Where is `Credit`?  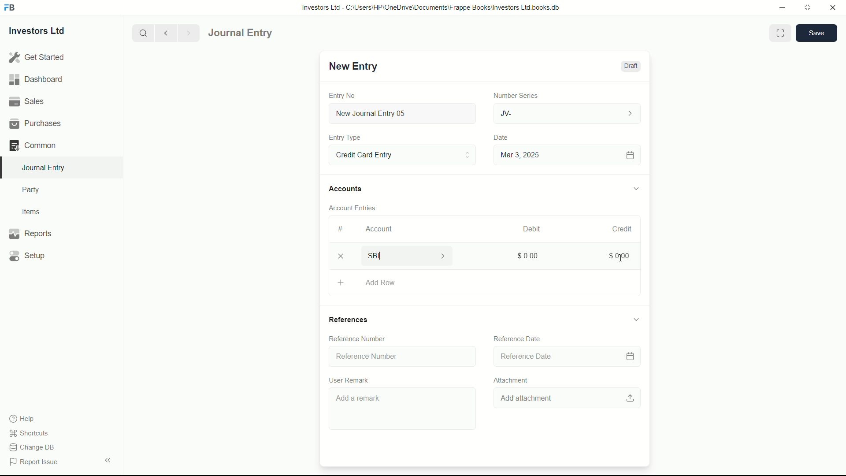
Credit is located at coordinates (618, 229).